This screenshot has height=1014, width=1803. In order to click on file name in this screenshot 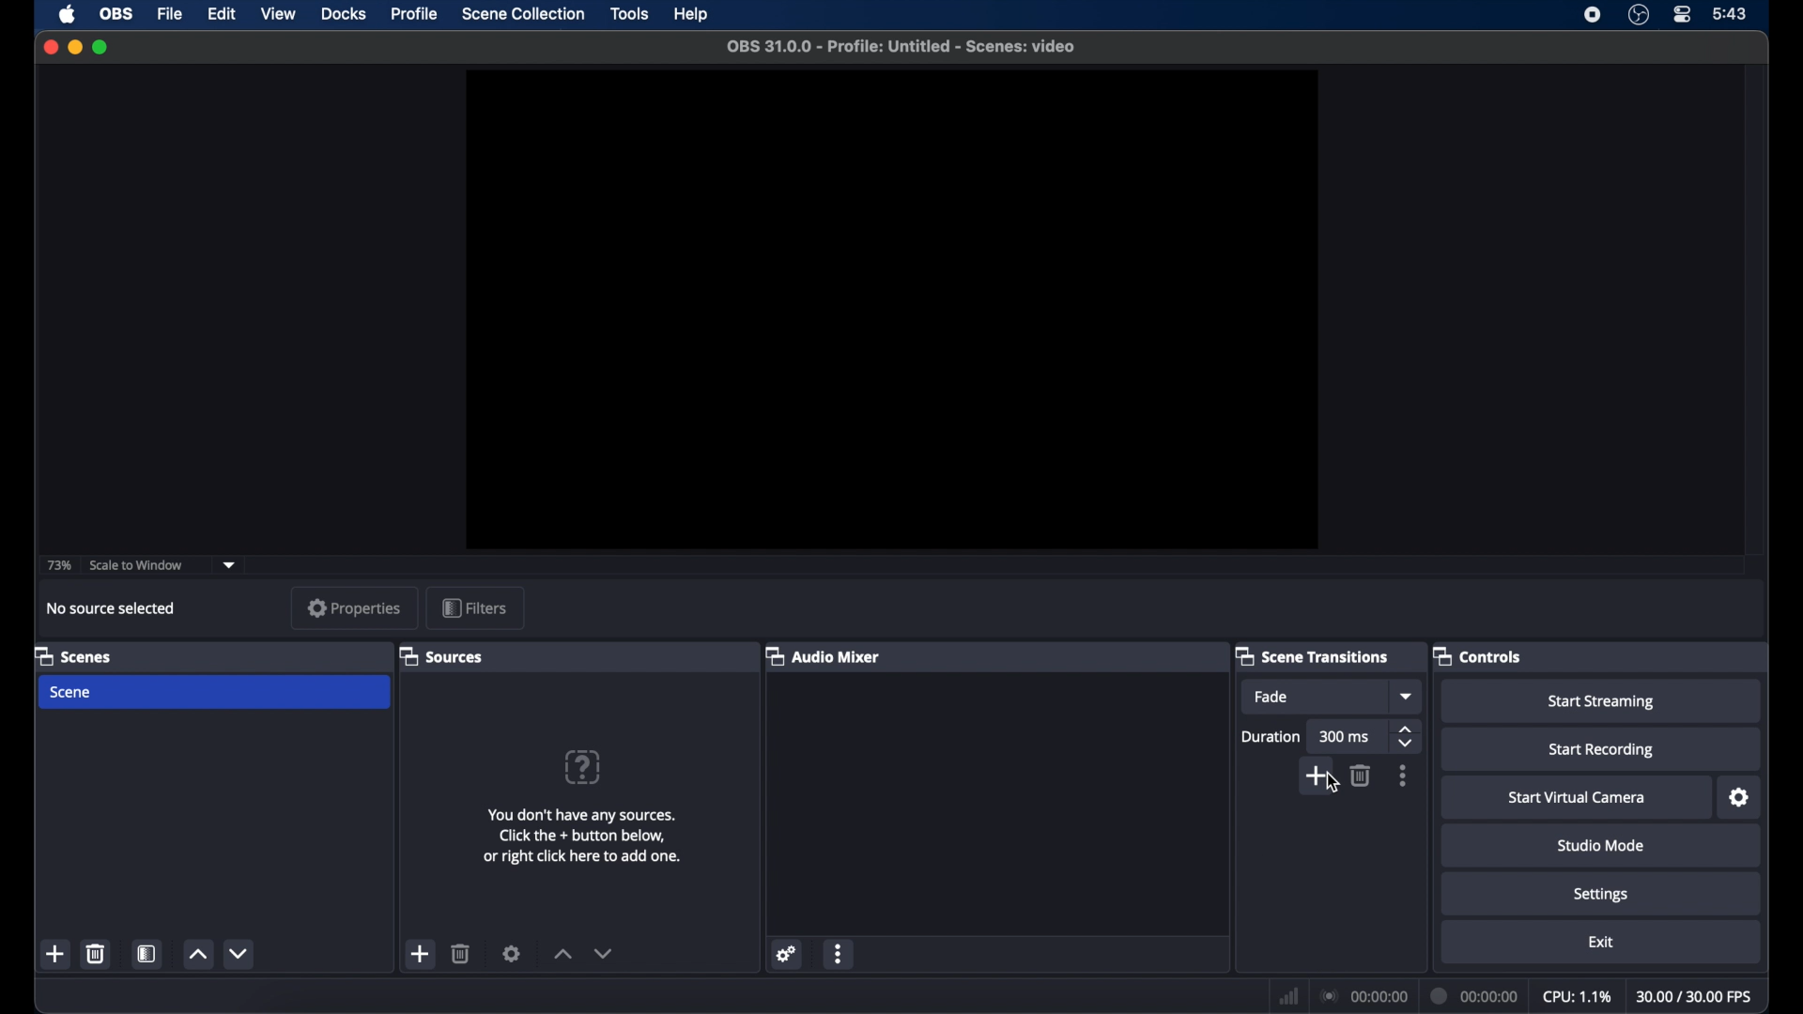, I will do `click(903, 46)`.